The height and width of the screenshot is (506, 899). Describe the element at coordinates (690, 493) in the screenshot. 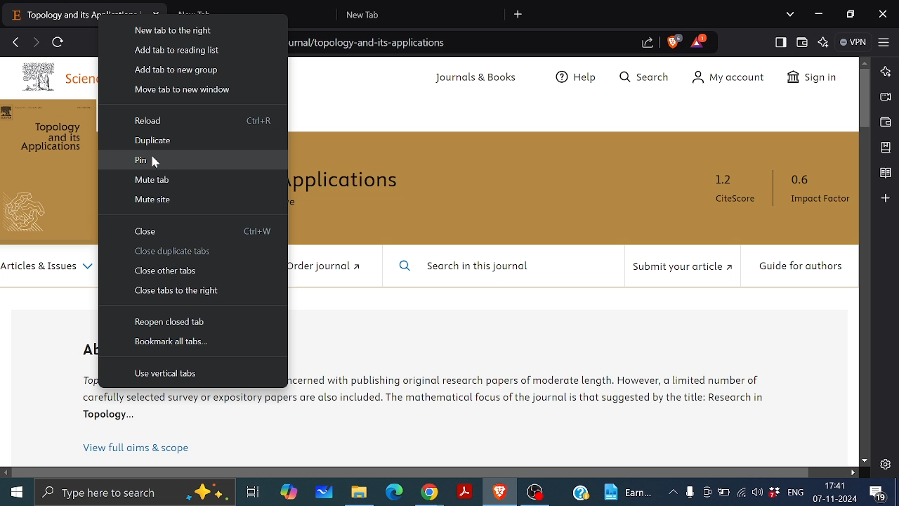

I see `Recorder` at that location.